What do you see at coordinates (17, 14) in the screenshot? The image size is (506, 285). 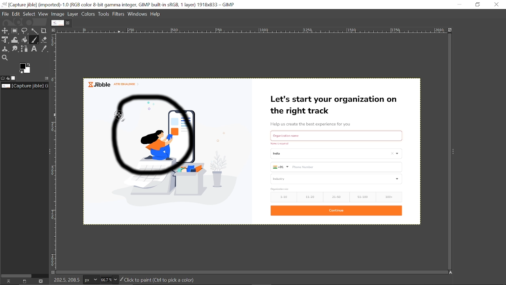 I see `Edit` at bounding box center [17, 14].